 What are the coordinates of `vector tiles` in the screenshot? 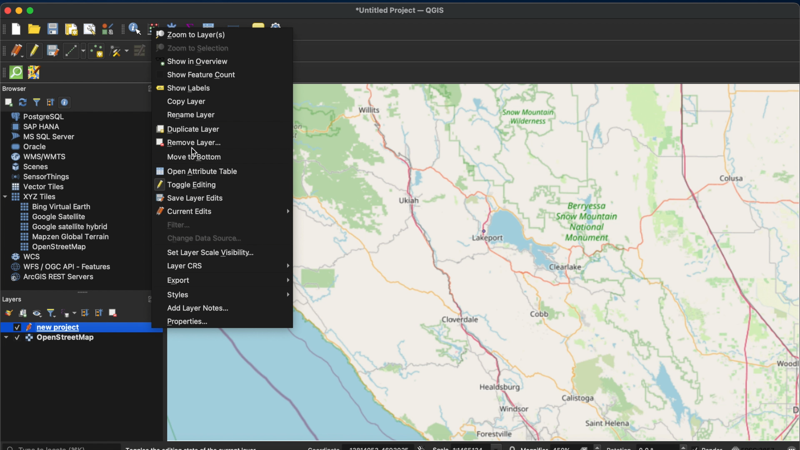 It's located at (38, 187).